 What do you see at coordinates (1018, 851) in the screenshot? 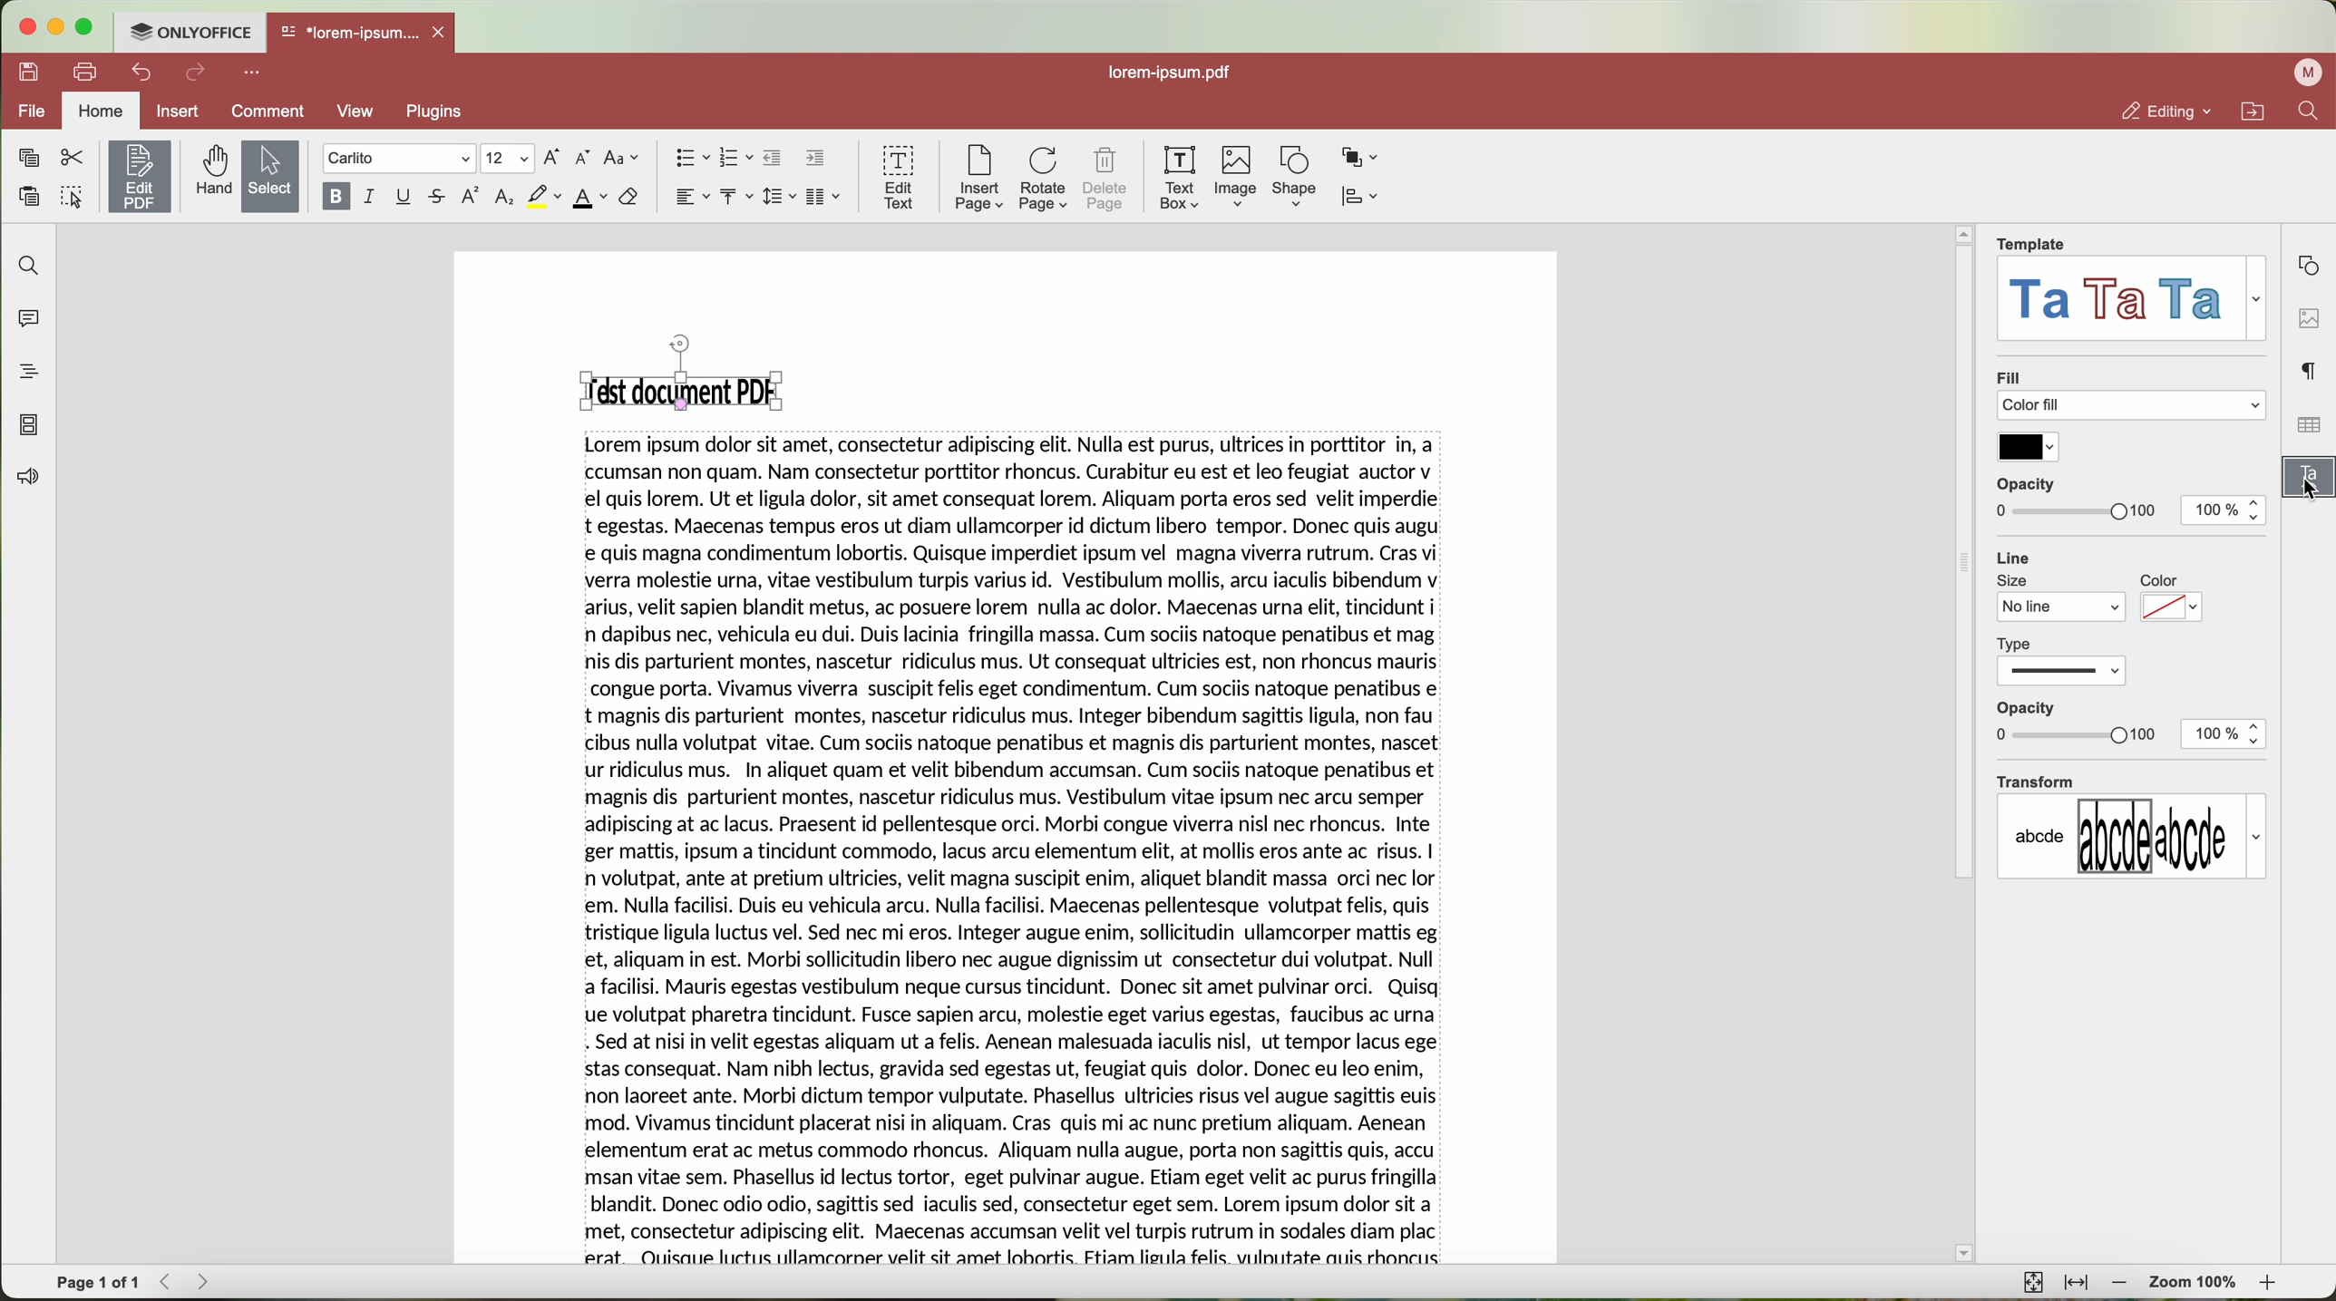
I see `Lorem ipsum dolor sit amet, consectetur adipiscing elit. Nulla est purus, ultrices in porttitor in, a
ccumsan non quam. Nam consectetur porttitor rhoncus. Curabitur eu est et leo feugiat auctor v
el quis lorem. Ut et ligula dolor, sit amet consequat lorem. Aliquam porta eros sed velit imperdie
t egestas. Maecenas tempus eros ut diam ullamcorper id dictum libero tempor. Donec quis augu
e quis magna condimentum lobortis. Quisque imperdiet ipsum vel magna viverra rutrum. Cras vi
verra molestie urna, vitae vestibulum turpis varius id. Vestibulum mollis, arcu iaculis bibendum v
arius, velit sapien blandit metus, ac posuere lorem nulla ac dolor. Maecenas urna elit, tincidunt i
n dapibus nec, vehicula eu dui. Duis lacinia fringilla massa. Cum sociis natoque penatibus et mag
nis dis parturient montes, nascetur ridiculus mus. Ut consequat ultricies est, non rhoncus mauris
congue porta. Vivamus viverra suscipit felis eget condimentum. Cum sociis natoque penatibus e
t magnis dis parturient montes, nascetur ridiculus mus. Integer bibendum sagittis ligula, non fau
cibus nulla volutpat vitae. Cum sociis natoque penatibus et magnis dis parturient montes, nascet
ur ridiculus mus. In aliquet quam et velit bibendum accumsan. Cum sociis natoque penatibus et
magnis dis parturient montes, nascetur ridiculus mus. Vestibulum vitae ipsum nec arcu semper
adipiscing at ac lacus. Praesent id pellentesque orci. Morbi congue viverra nisl nec rhoncus. Inte
ger mattis, ipsum a tincidunt commodo, lacus arcu elementum elit, at mollis eros ante ac risus. |
n volutpat, ante at pretium ultricies, velit magna suscipit enim, aliquet blandit massa orci nec lor
em. Nulla facilisi. Duis eu vehicula arcu. Nulla facilisi. Maecenas pellentesque volutpat felis, quis
tristique ligula luctus vel. Sed nec mi eros. Integer augue enim, sollicitudin ullamcorper mattis eg
et, aliquam in est. Morbi sollicitudin libero nec augue dignissim ut consectetur dui volutpat. Null
a facilisi. Mauris egestas vestibulum neque cursus tincidunt. Donec sit amet pulvinar orci. Quisq
ue volutpat pharetra tincidunt. Fusce sapien arcu, molestie eget varius egestas, faucibus ac urna
. Sed at nisi in velit egestas aliquam ut a felis. Aenean malesuada iaculis nisl, ut tempor lacus ege
stas consequat. Nam nibh lectus, gravida sed egestas ut, feugiat quis dolor. Donec eu leo enim,
non laoreet ante. Morbi dictum tempor vulputate. Phasellus ultricies risus vel augue sagittis euis
mod. Vivamus tincidunt placerat nisi in aliquam. Cras quis mi ac nunc pretium aliquam. Aenean
elementum erat ac metus commodo rhoncus. Aliquam nulla augue, porta non sagittis quis, accu
msan vitae sem. Phasellus id lectus tortor, eget pulvinar augue. Etiam eget velit ac purus fringilla
blandit. Donec odio odio, sagittis sed iaculis sed, consectetur eget sem. Lorem ipsum dolor sit a
met, consectetur adipiscing elit. Maecenas accumsan velit vel turpis rutrum in sodales diam plac
erat. Ouisaue luctus ullamcarner velit sit amet lobortis. Friam lieula felis. viilnutate ais rhonciis` at bounding box center [1018, 851].